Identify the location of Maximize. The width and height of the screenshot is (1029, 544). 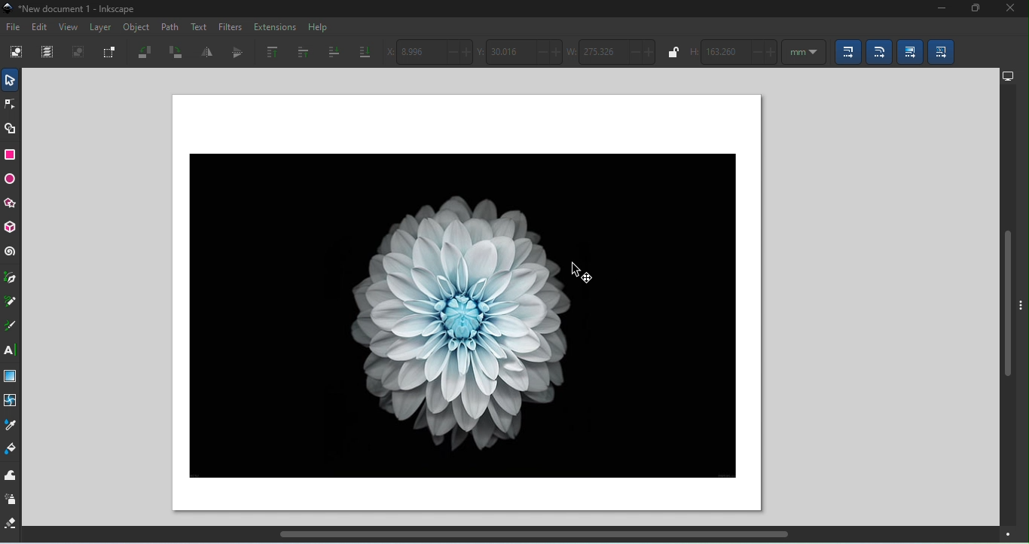
(973, 10).